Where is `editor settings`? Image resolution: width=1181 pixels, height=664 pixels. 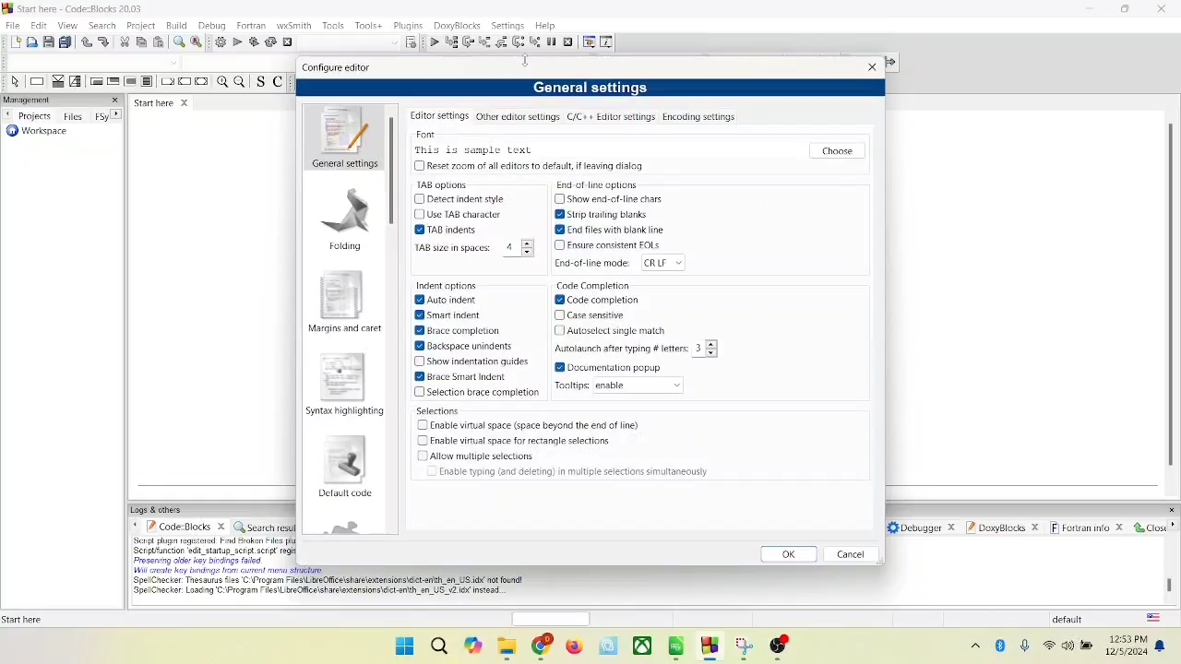 editor settings is located at coordinates (437, 116).